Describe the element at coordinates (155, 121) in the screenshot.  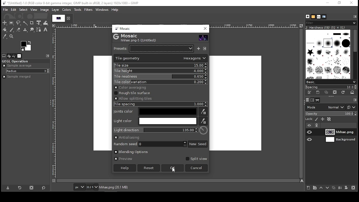
I see `light color` at that location.